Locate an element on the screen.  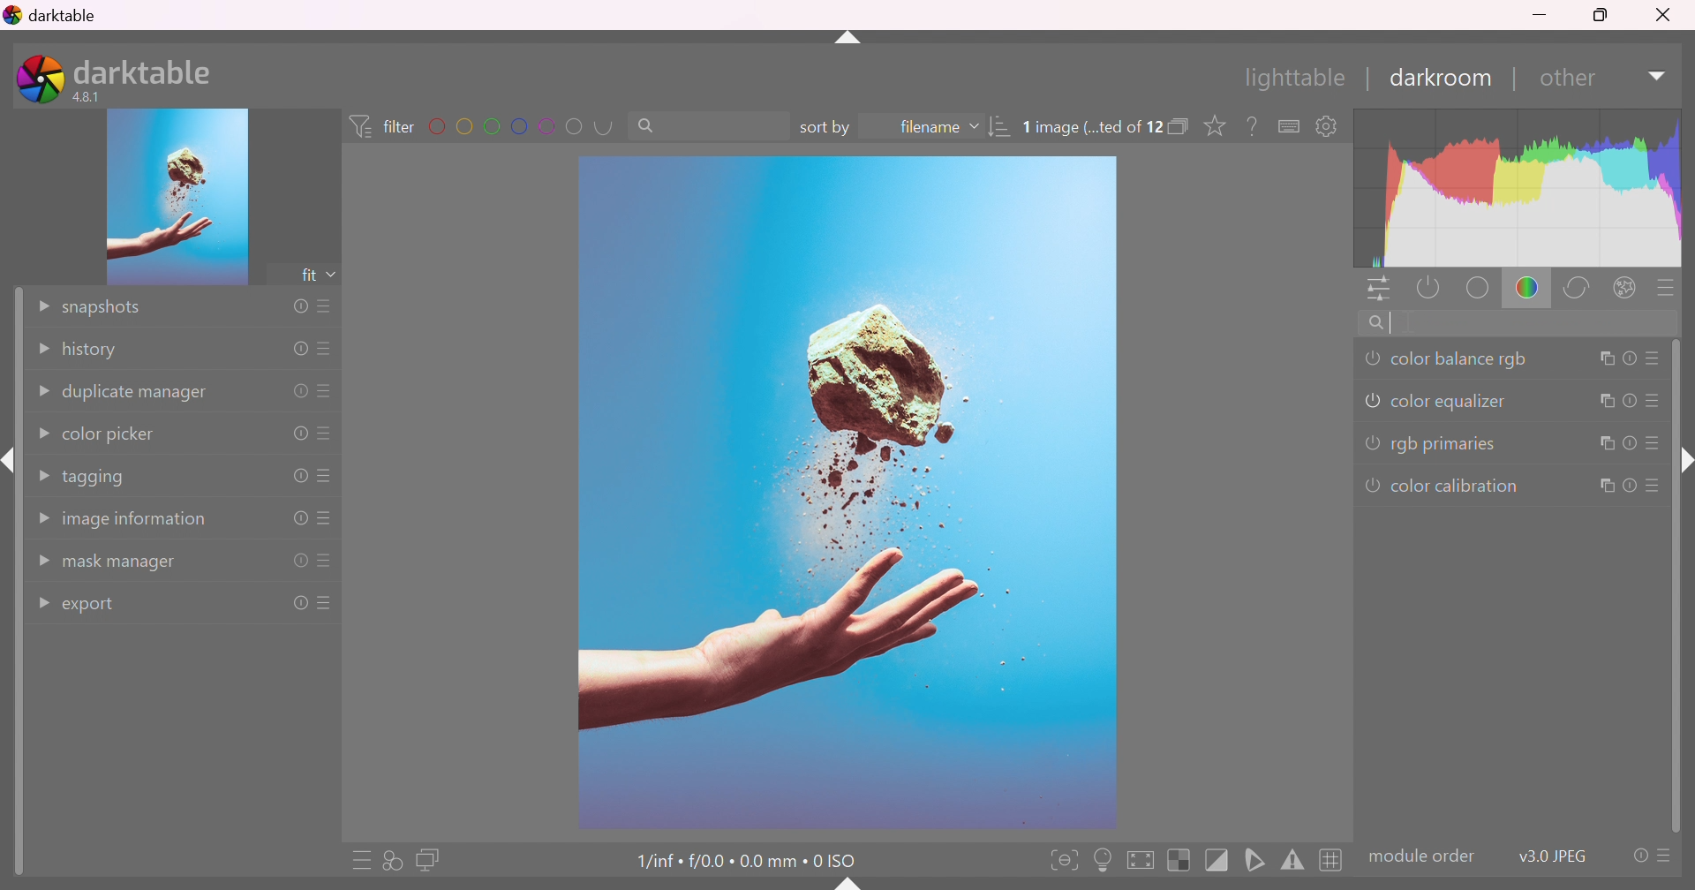
filter is located at coordinates (380, 124).